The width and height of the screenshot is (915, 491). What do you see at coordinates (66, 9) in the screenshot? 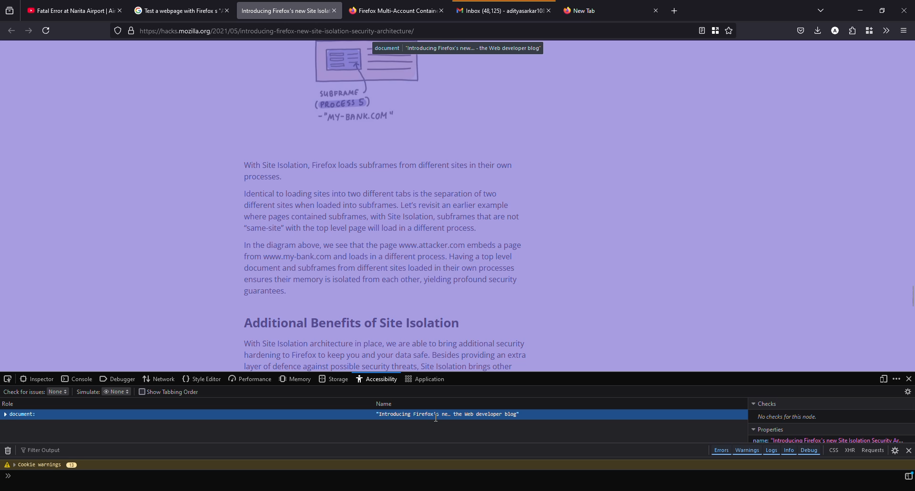
I see `Fatal Error at Narita Airport| Ai` at bounding box center [66, 9].